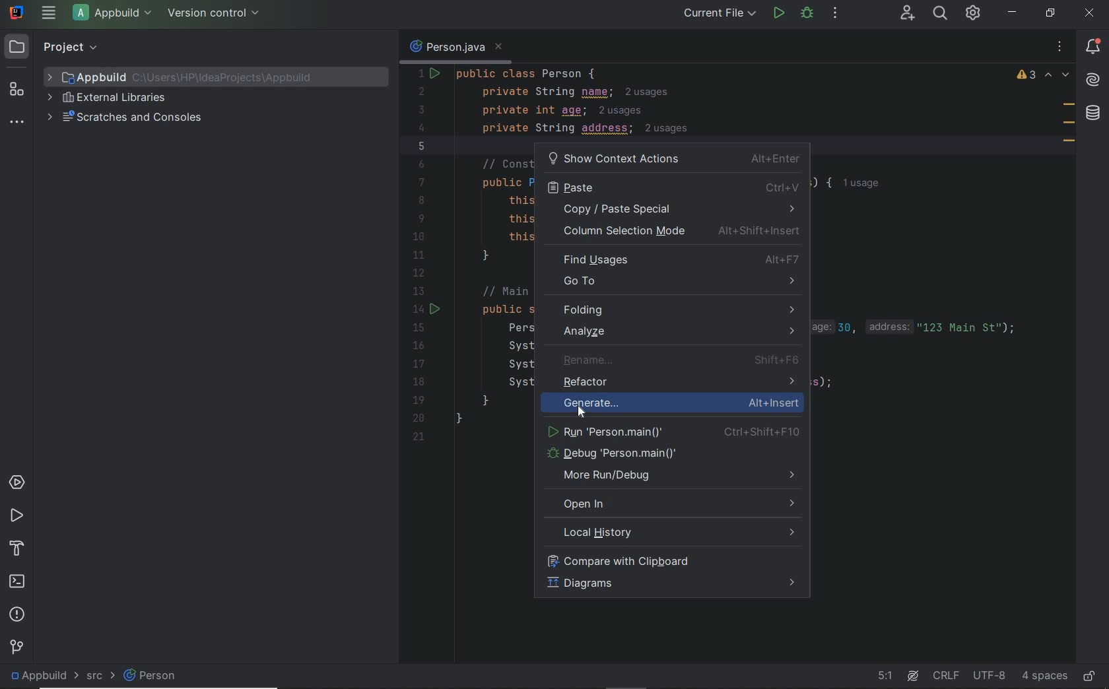  What do you see at coordinates (1012, 12) in the screenshot?
I see `minimize` at bounding box center [1012, 12].